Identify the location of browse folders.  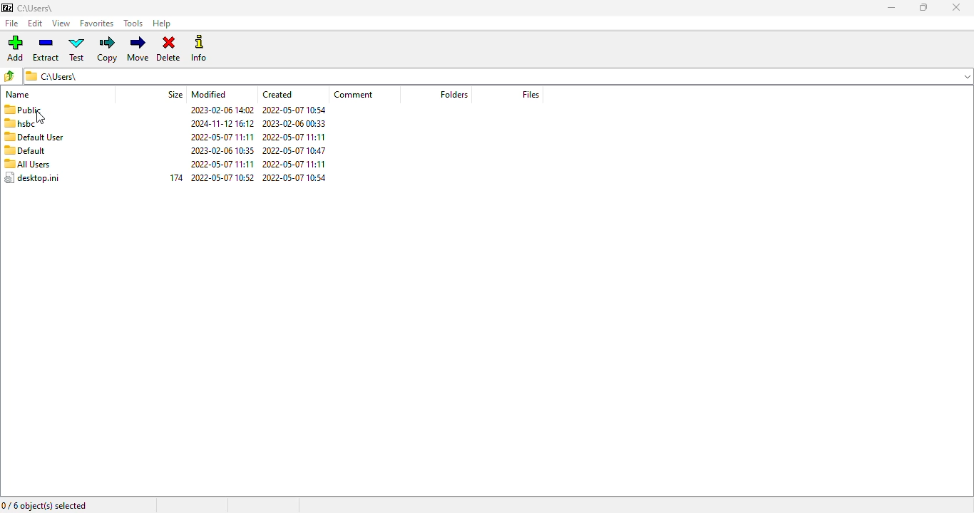
(8, 76).